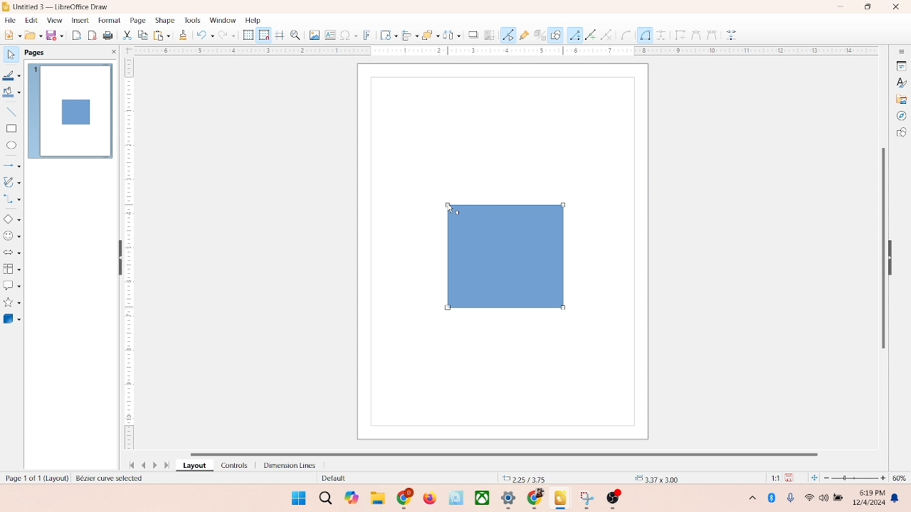 The width and height of the screenshot is (911, 512). Describe the element at coordinates (129, 464) in the screenshot. I see `first page` at that location.